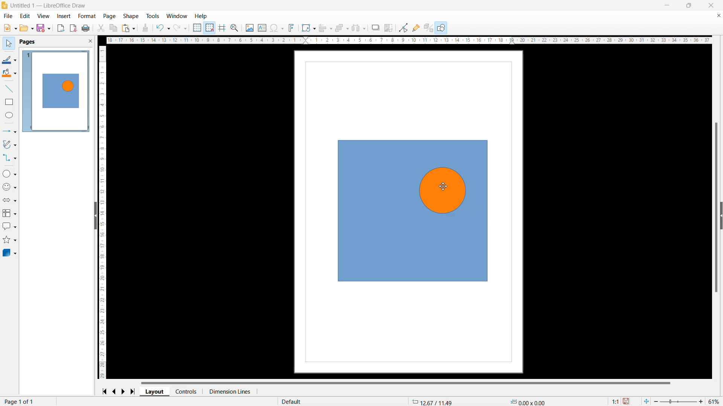 The height and width of the screenshot is (406, 723). Describe the element at coordinates (718, 15) in the screenshot. I see `close document` at that location.